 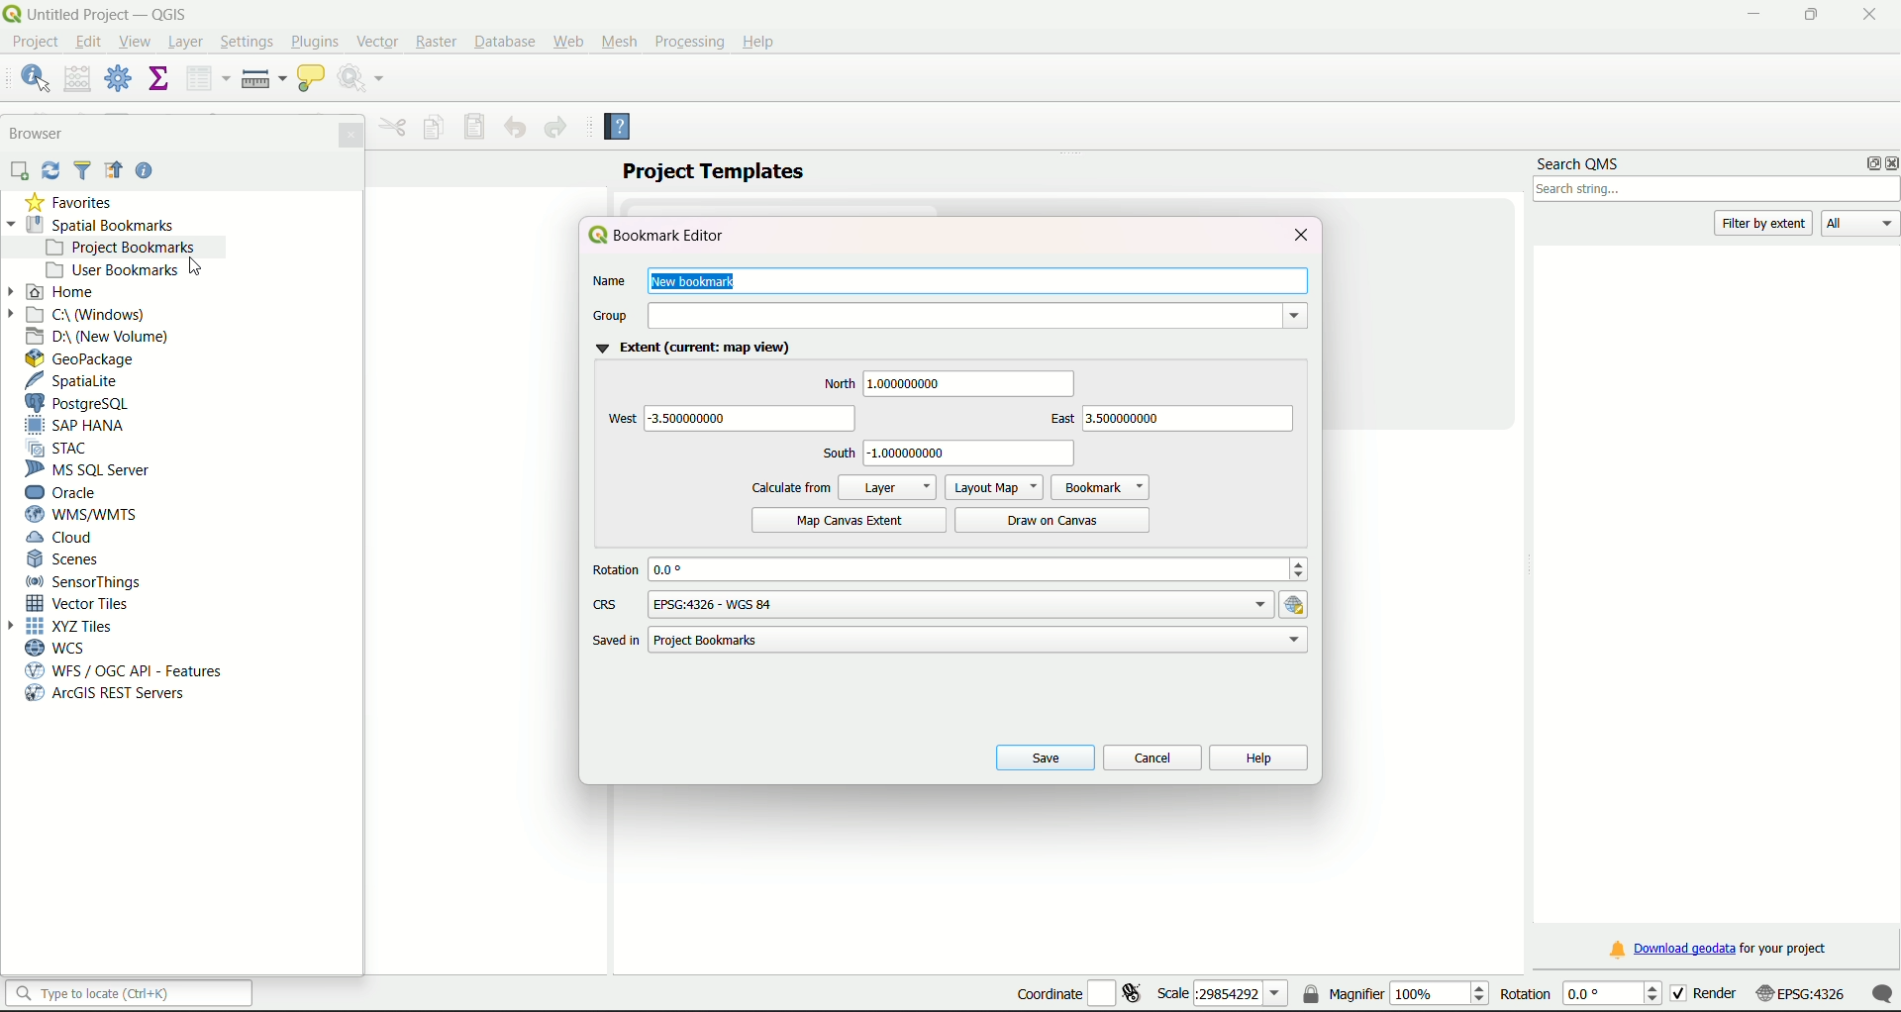 What do you see at coordinates (1868, 13) in the screenshot?
I see `close` at bounding box center [1868, 13].